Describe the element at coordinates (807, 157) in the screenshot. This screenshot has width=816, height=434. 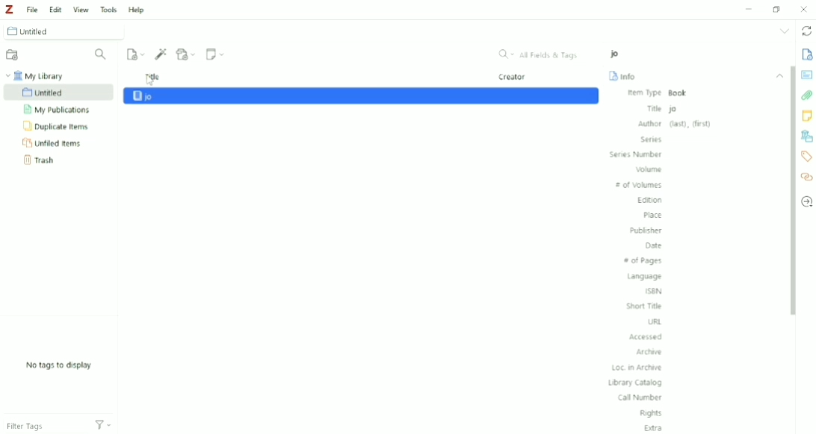
I see `Tags` at that location.